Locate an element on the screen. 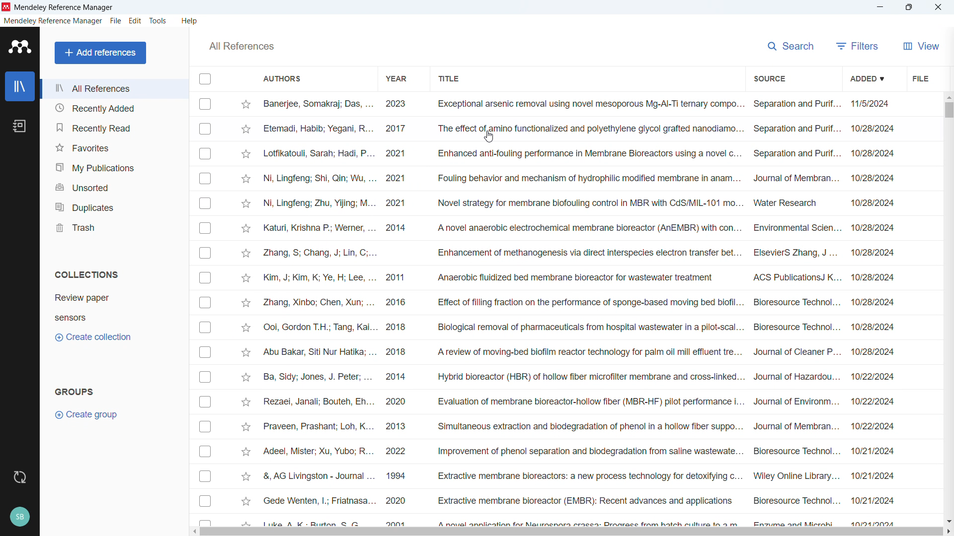 This screenshot has width=954, height=536. library is located at coordinates (20, 86).